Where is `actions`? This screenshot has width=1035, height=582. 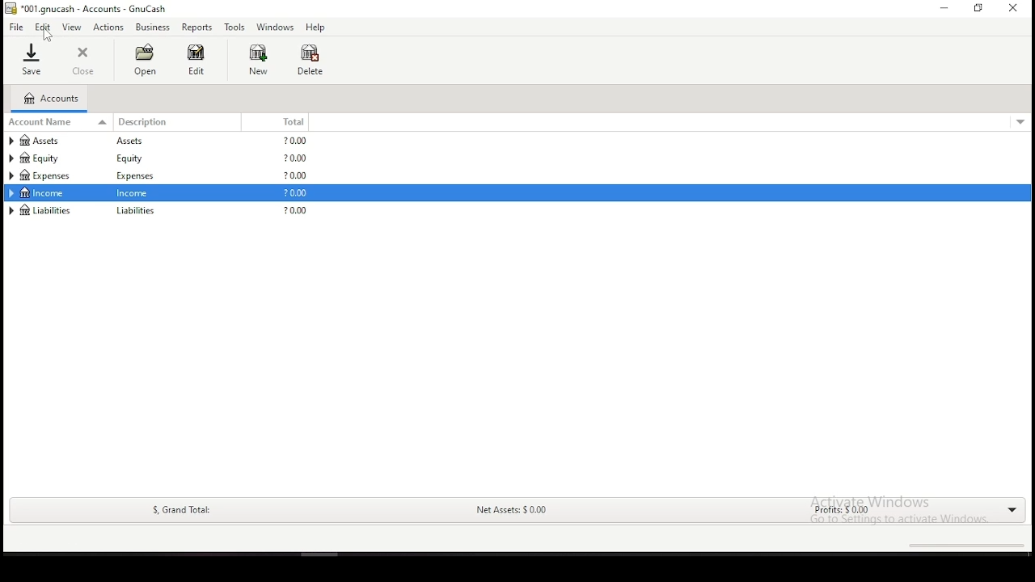 actions is located at coordinates (109, 27).